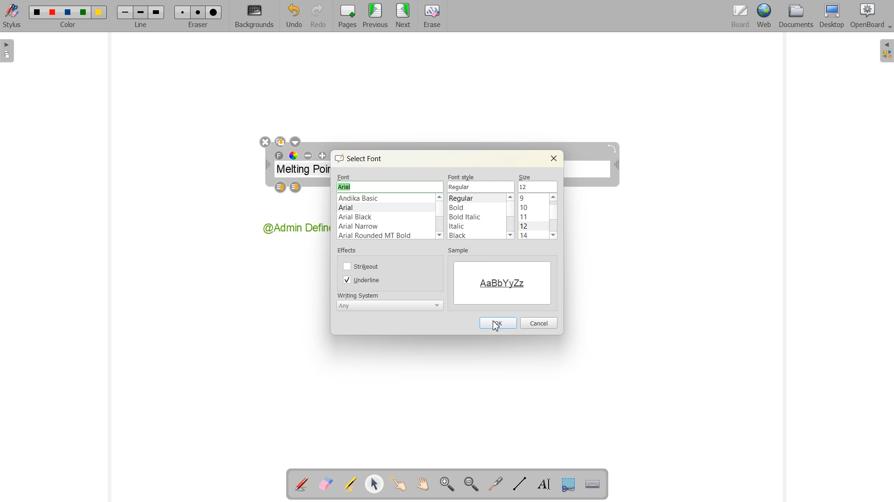  I want to click on effects, so click(349, 252).